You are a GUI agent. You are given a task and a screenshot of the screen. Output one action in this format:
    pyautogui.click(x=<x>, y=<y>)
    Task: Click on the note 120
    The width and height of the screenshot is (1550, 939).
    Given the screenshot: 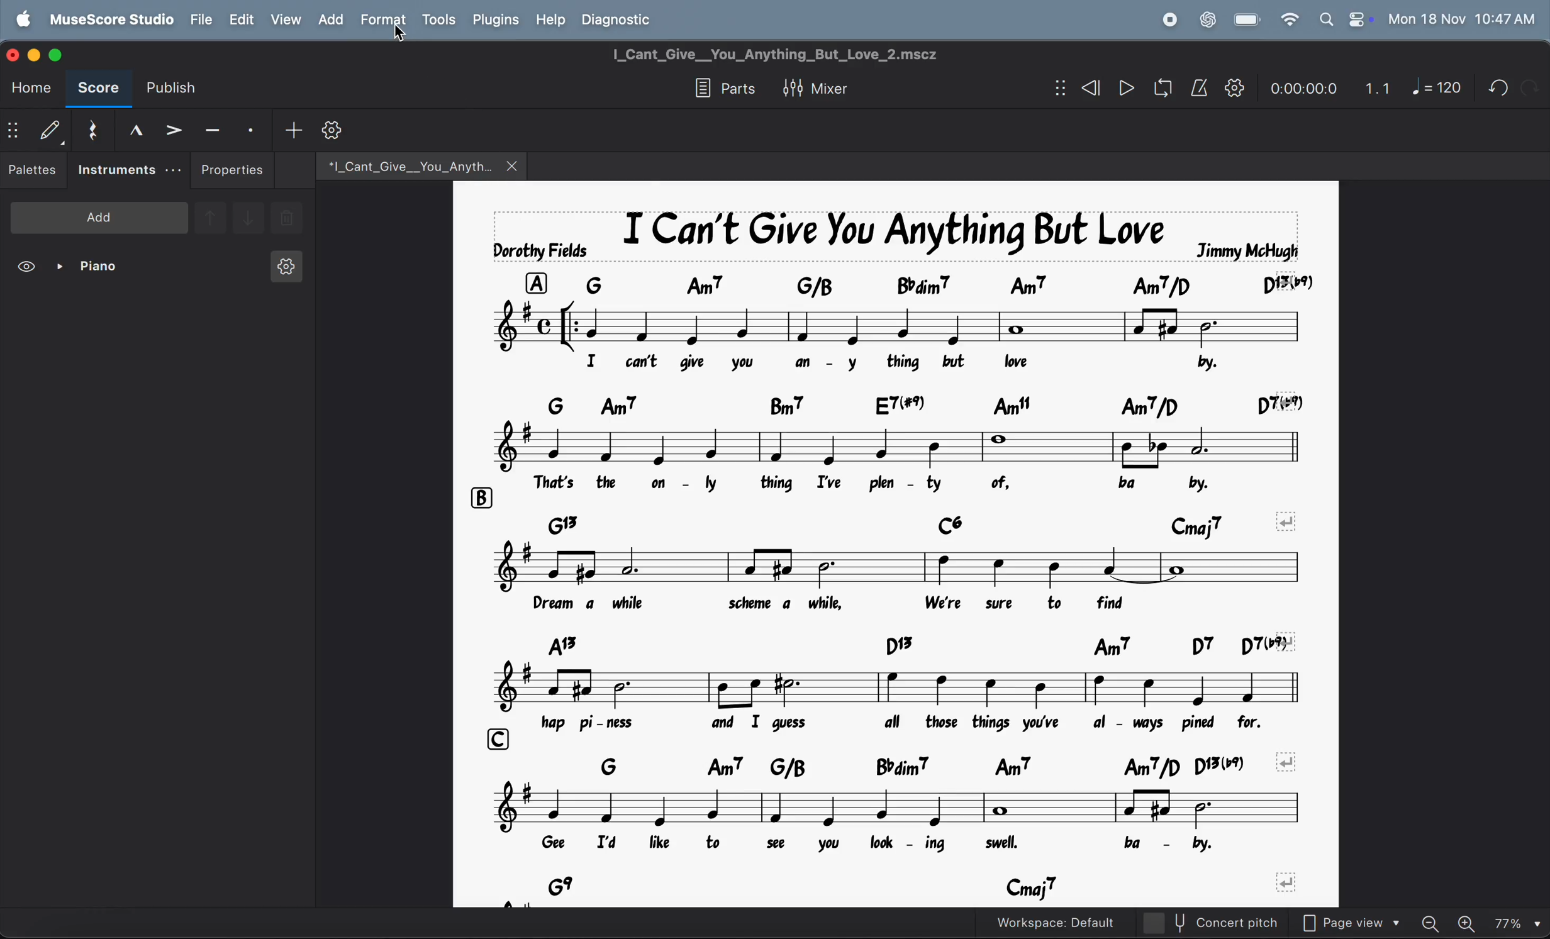 What is the action you would take?
    pyautogui.click(x=1437, y=88)
    